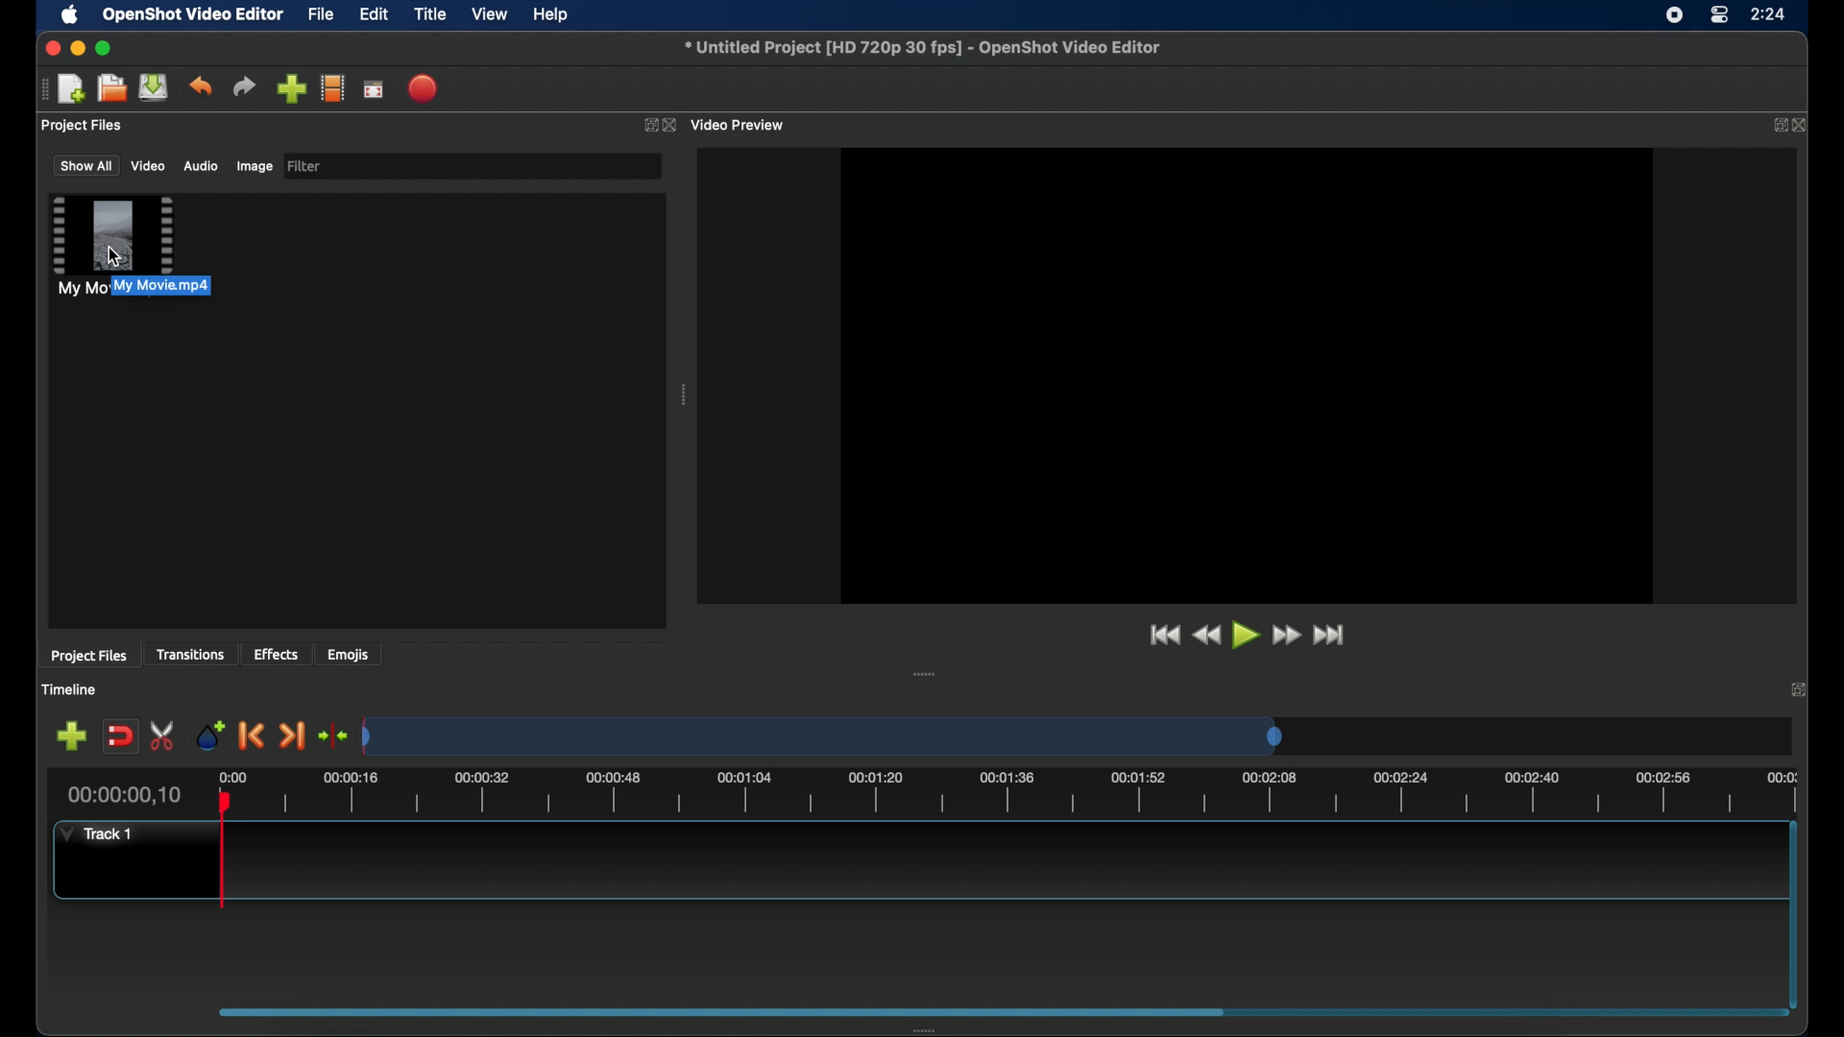 The width and height of the screenshot is (1844, 1037). What do you see at coordinates (111, 88) in the screenshot?
I see `open project` at bounding box center [111, 88].